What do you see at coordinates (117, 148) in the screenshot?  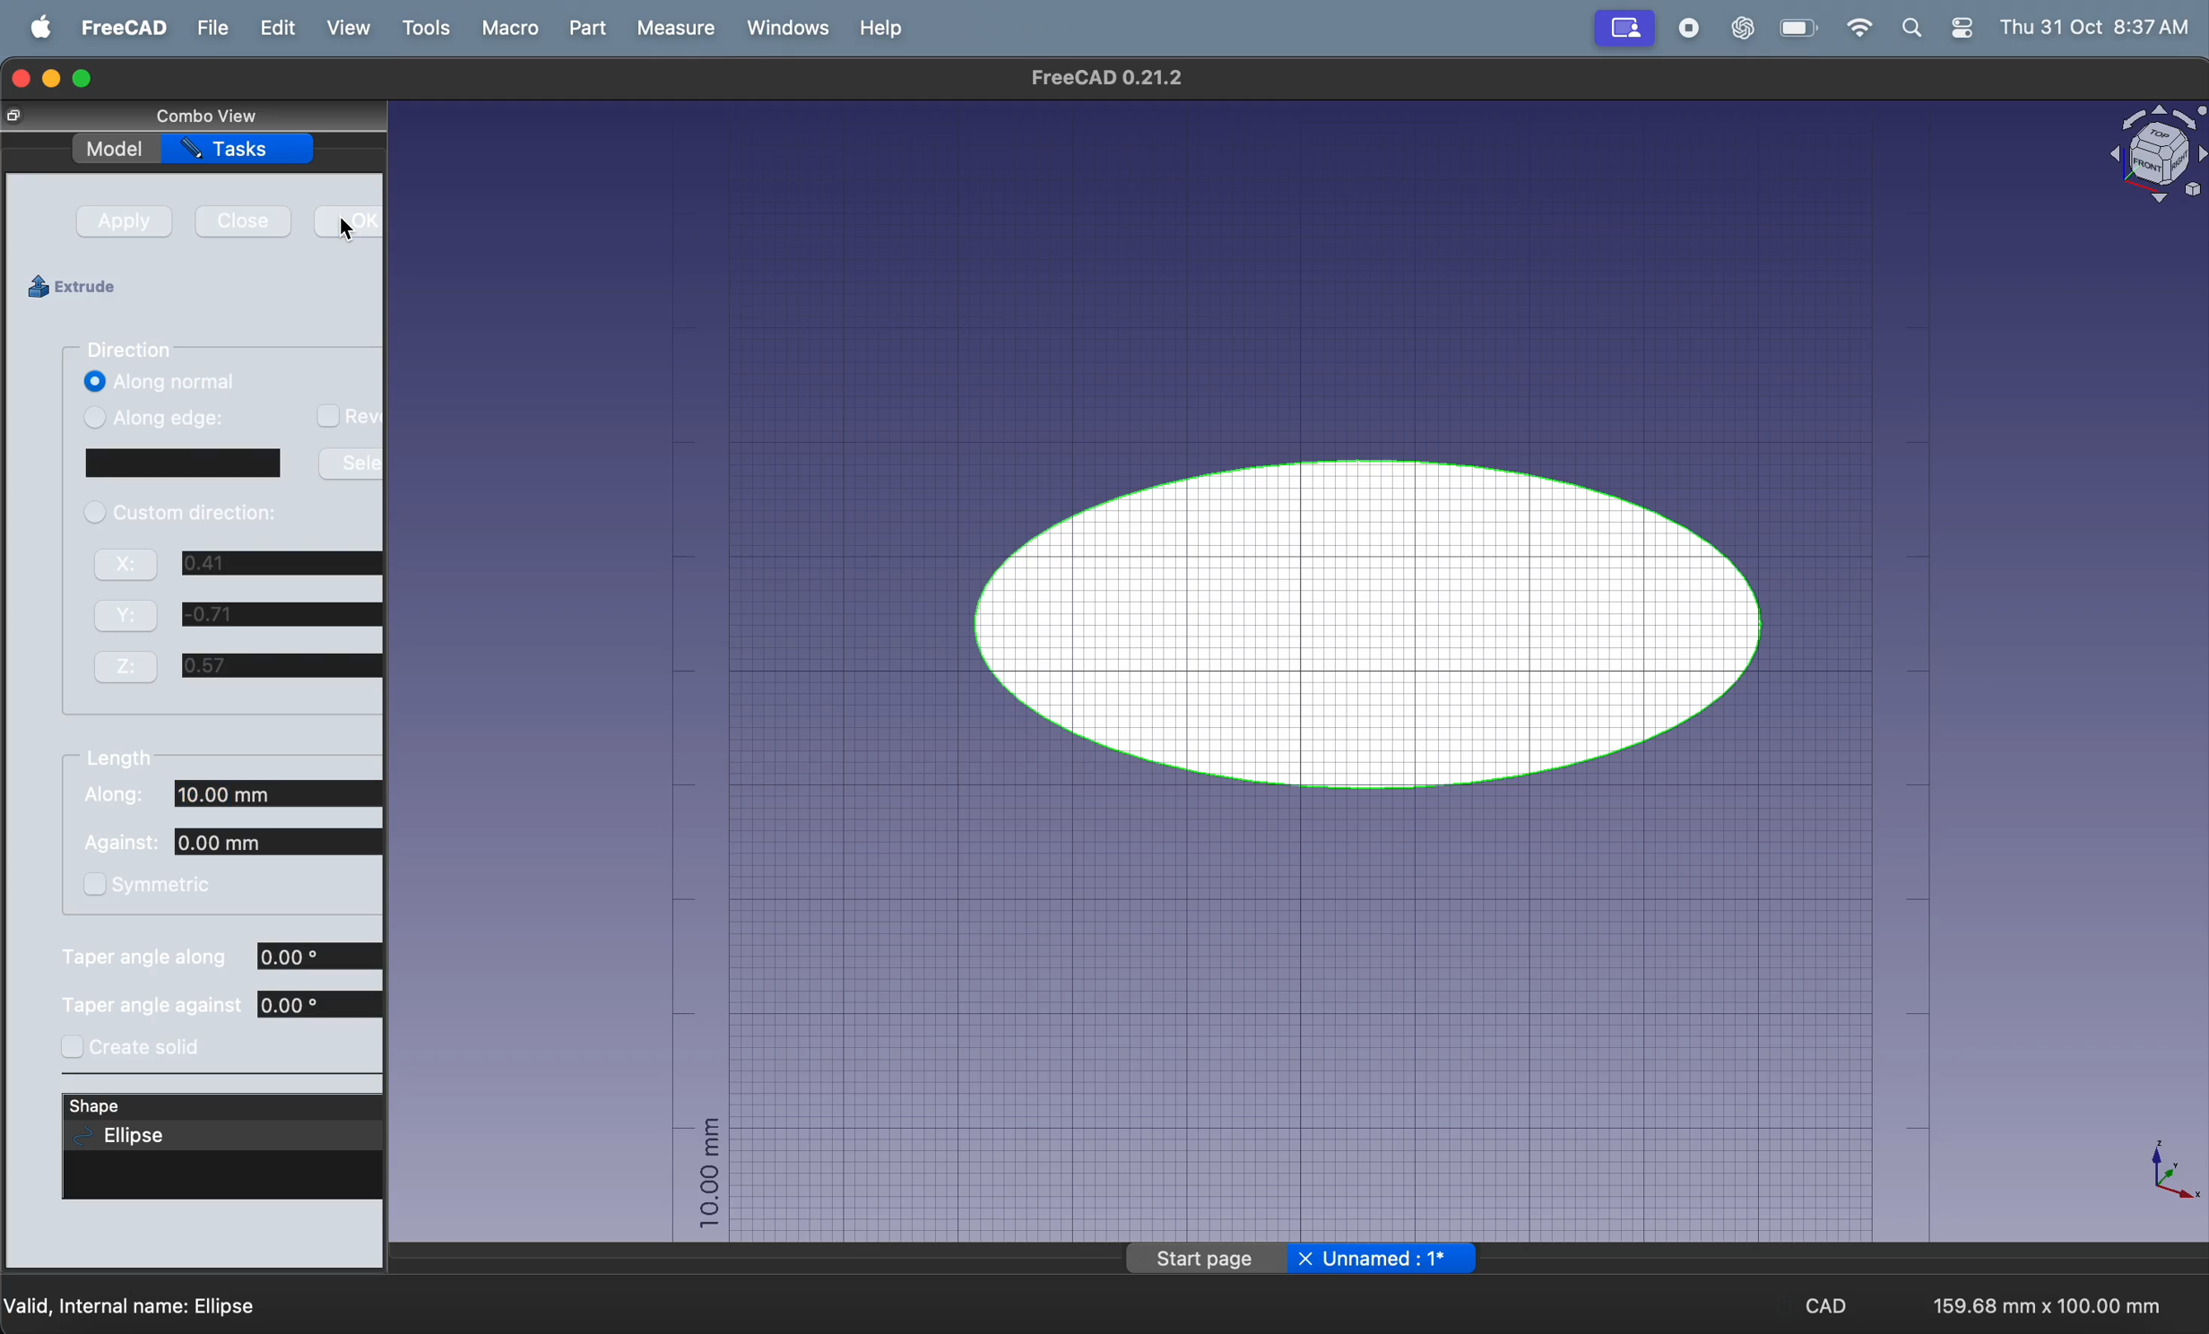 I see `model` at bounding box center [117, 148].